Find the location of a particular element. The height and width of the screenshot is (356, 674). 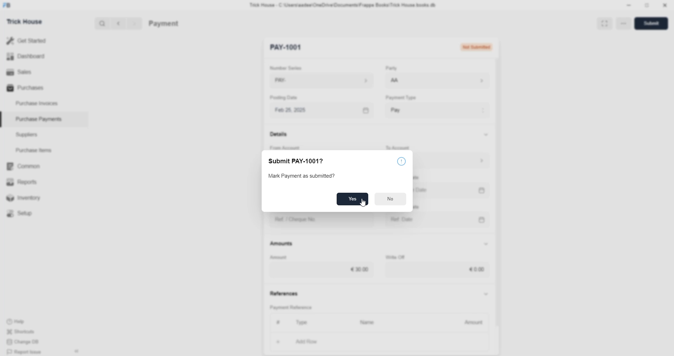

Payment Reference is located at coordinates (290, 308).